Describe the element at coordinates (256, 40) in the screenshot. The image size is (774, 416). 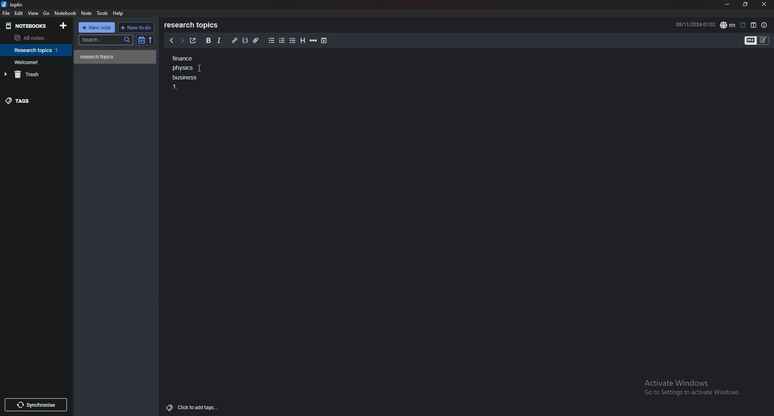
I see `attachment` at that location.